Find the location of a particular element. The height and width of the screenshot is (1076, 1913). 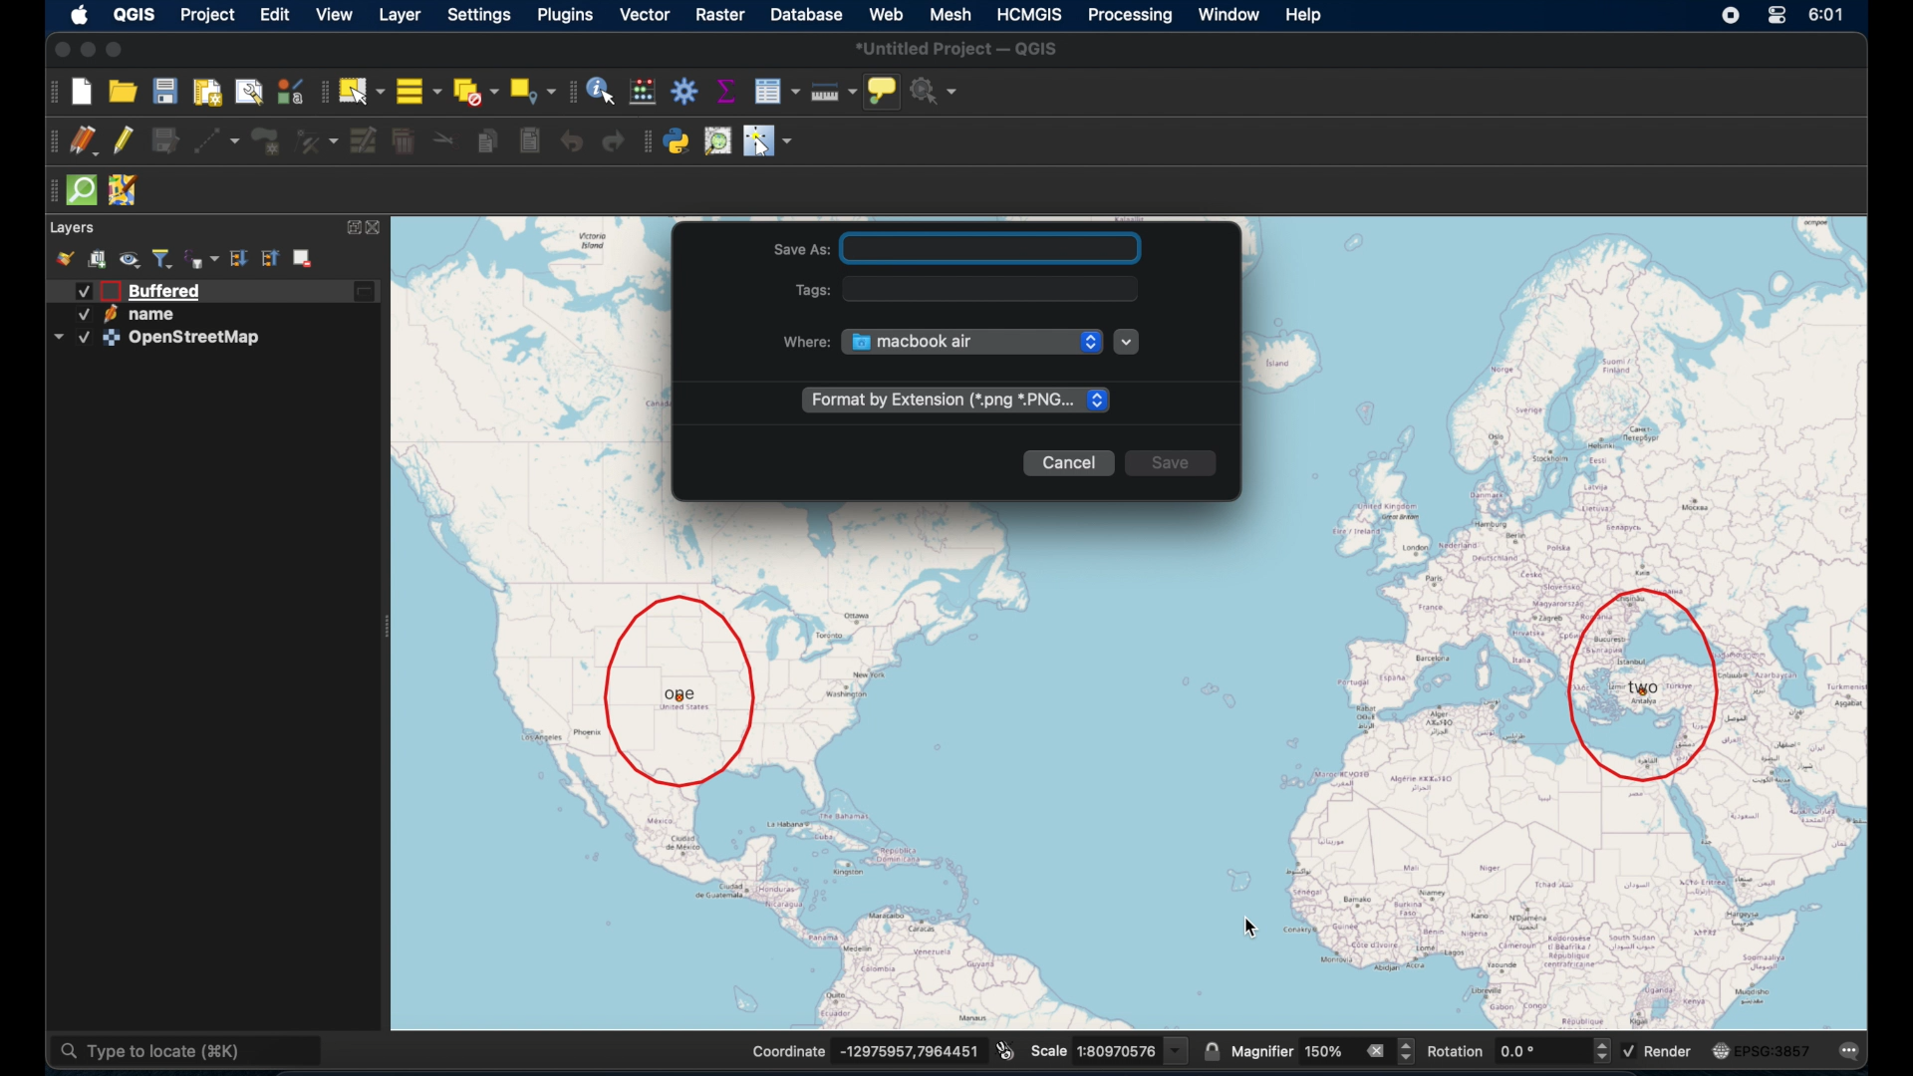

scale value is located at coordinates (1132, 1048).